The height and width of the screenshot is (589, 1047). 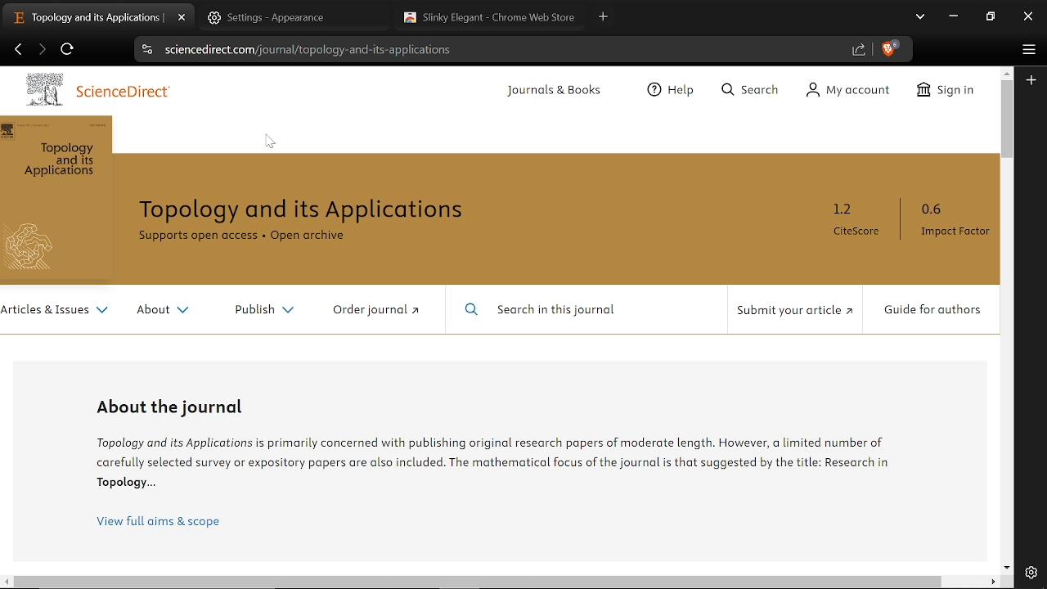 What do you see at coordinates (479, 582) in the screenshot?
I see `Horizontal scrollbar` at bounding box center [479, 582].